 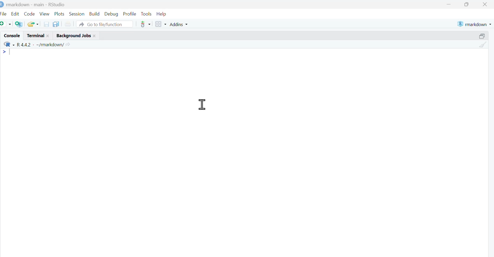 What do you see at coordinates (57, 4) in the screenshot?
I see `RStudio` at bounding box center [57, 4].